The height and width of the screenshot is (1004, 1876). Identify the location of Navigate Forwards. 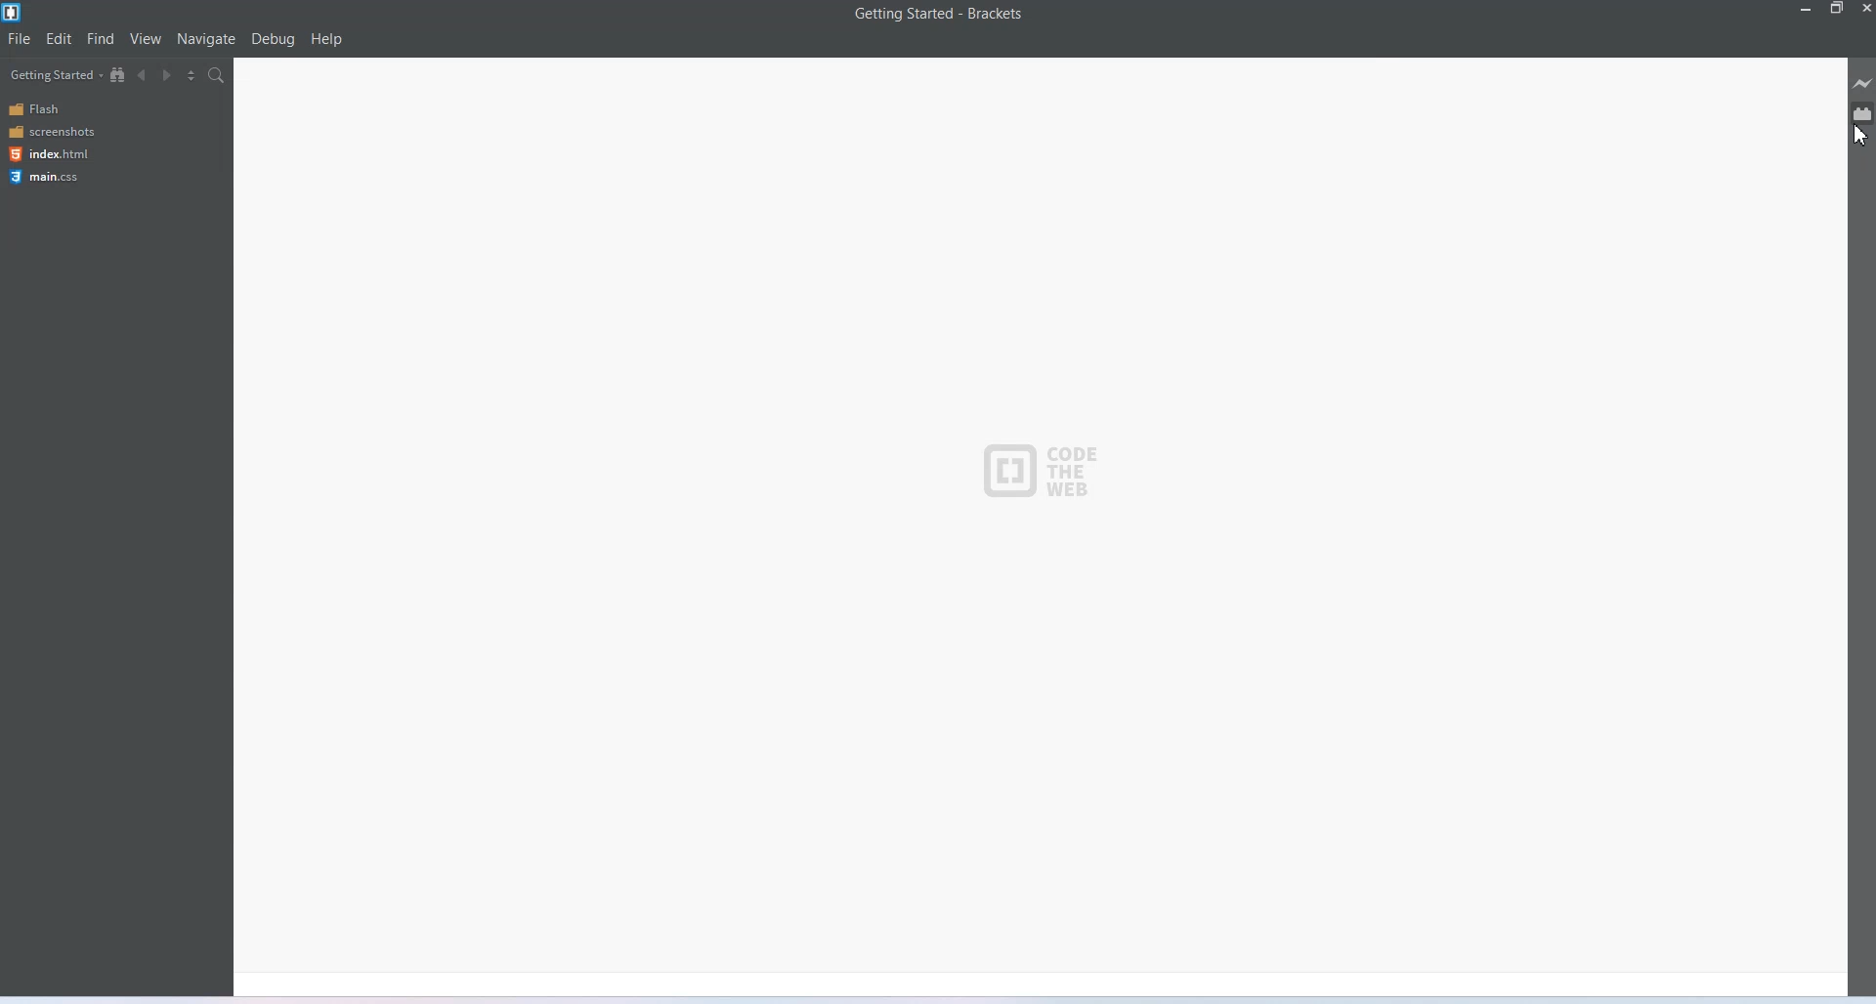
(169, 76).